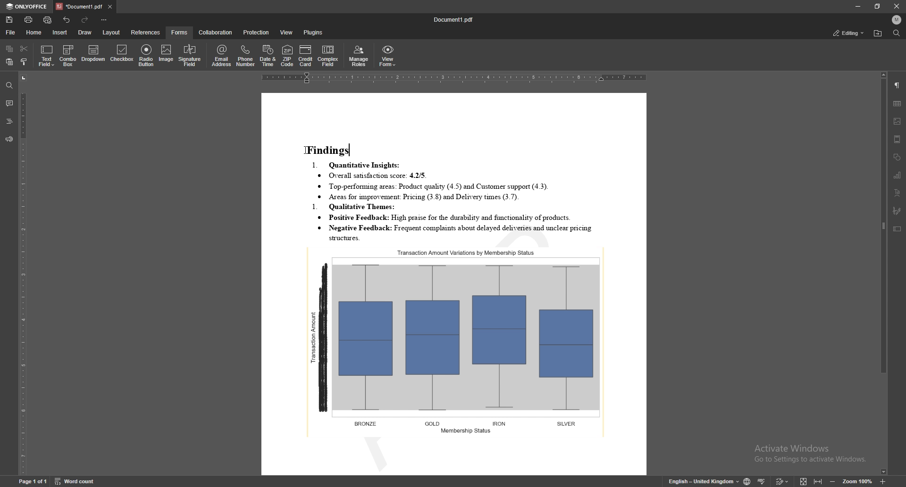 Image resolution: width=906 pixels, height=487 pixels. What do you see at coordinates (313, 32) in the screenshot?
I see `plugins` at bounding box center [313, 32].